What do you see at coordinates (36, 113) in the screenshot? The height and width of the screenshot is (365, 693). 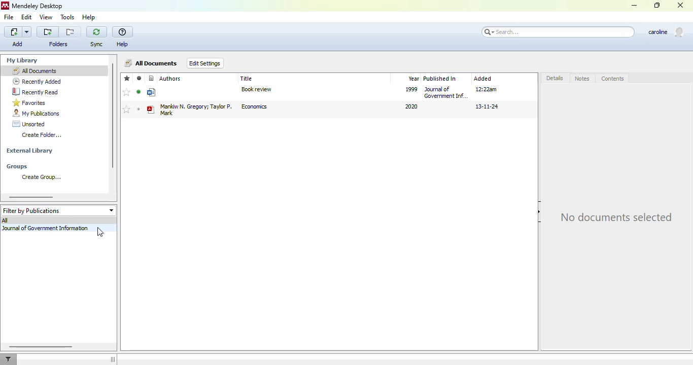 I see `my publications` at bounding box center [36, 113].